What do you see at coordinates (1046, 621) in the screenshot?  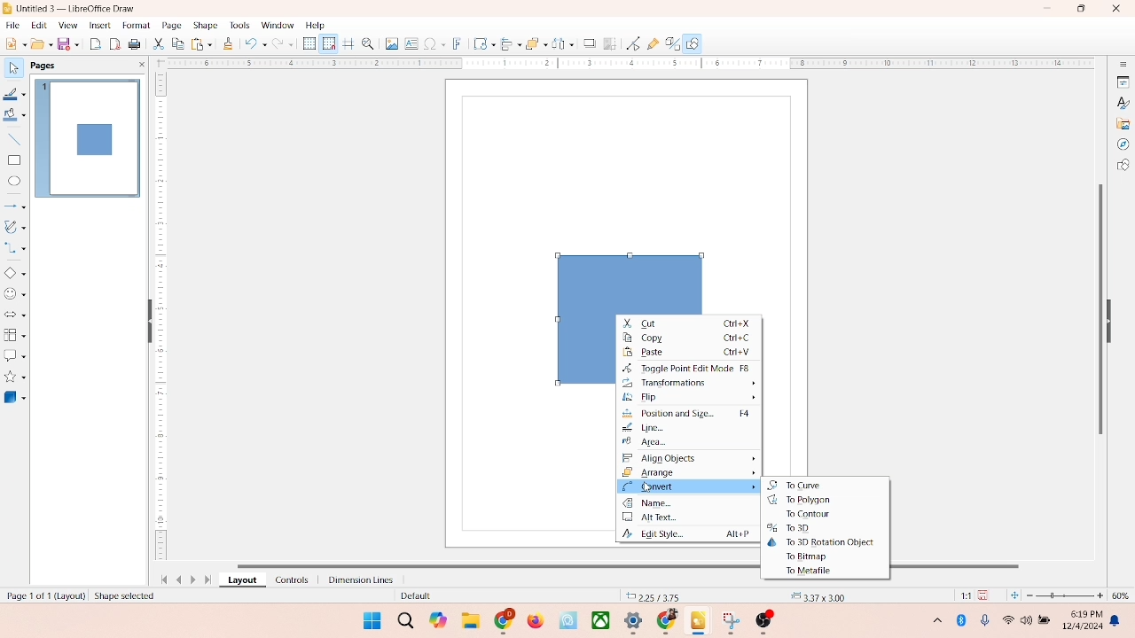 I see `battery` at bounding box center [1046, 621].